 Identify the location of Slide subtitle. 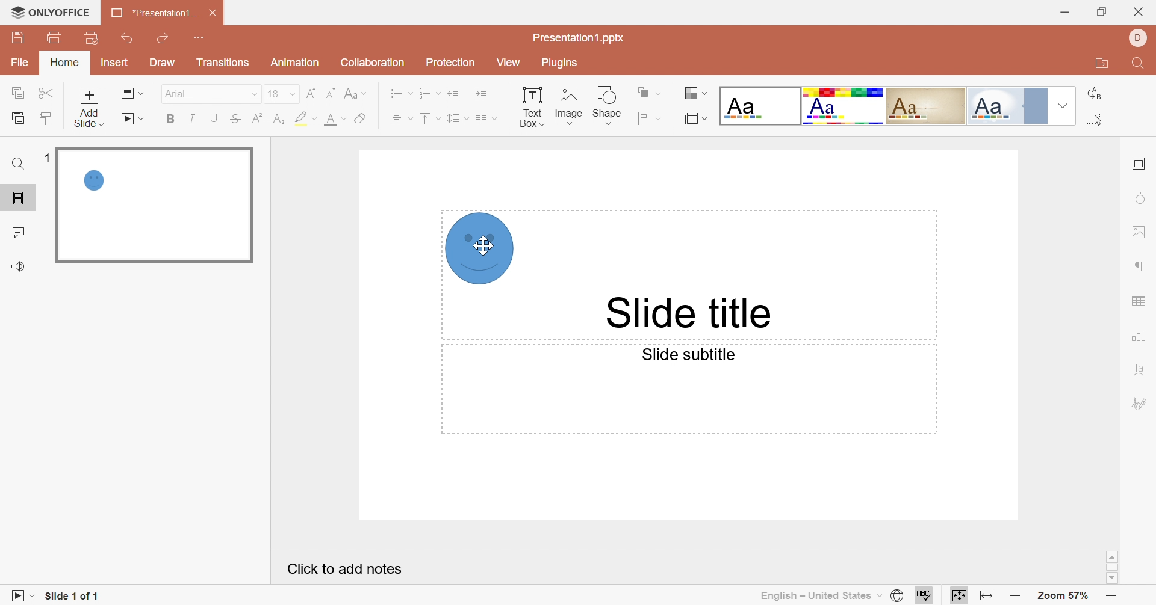
(688, 355).